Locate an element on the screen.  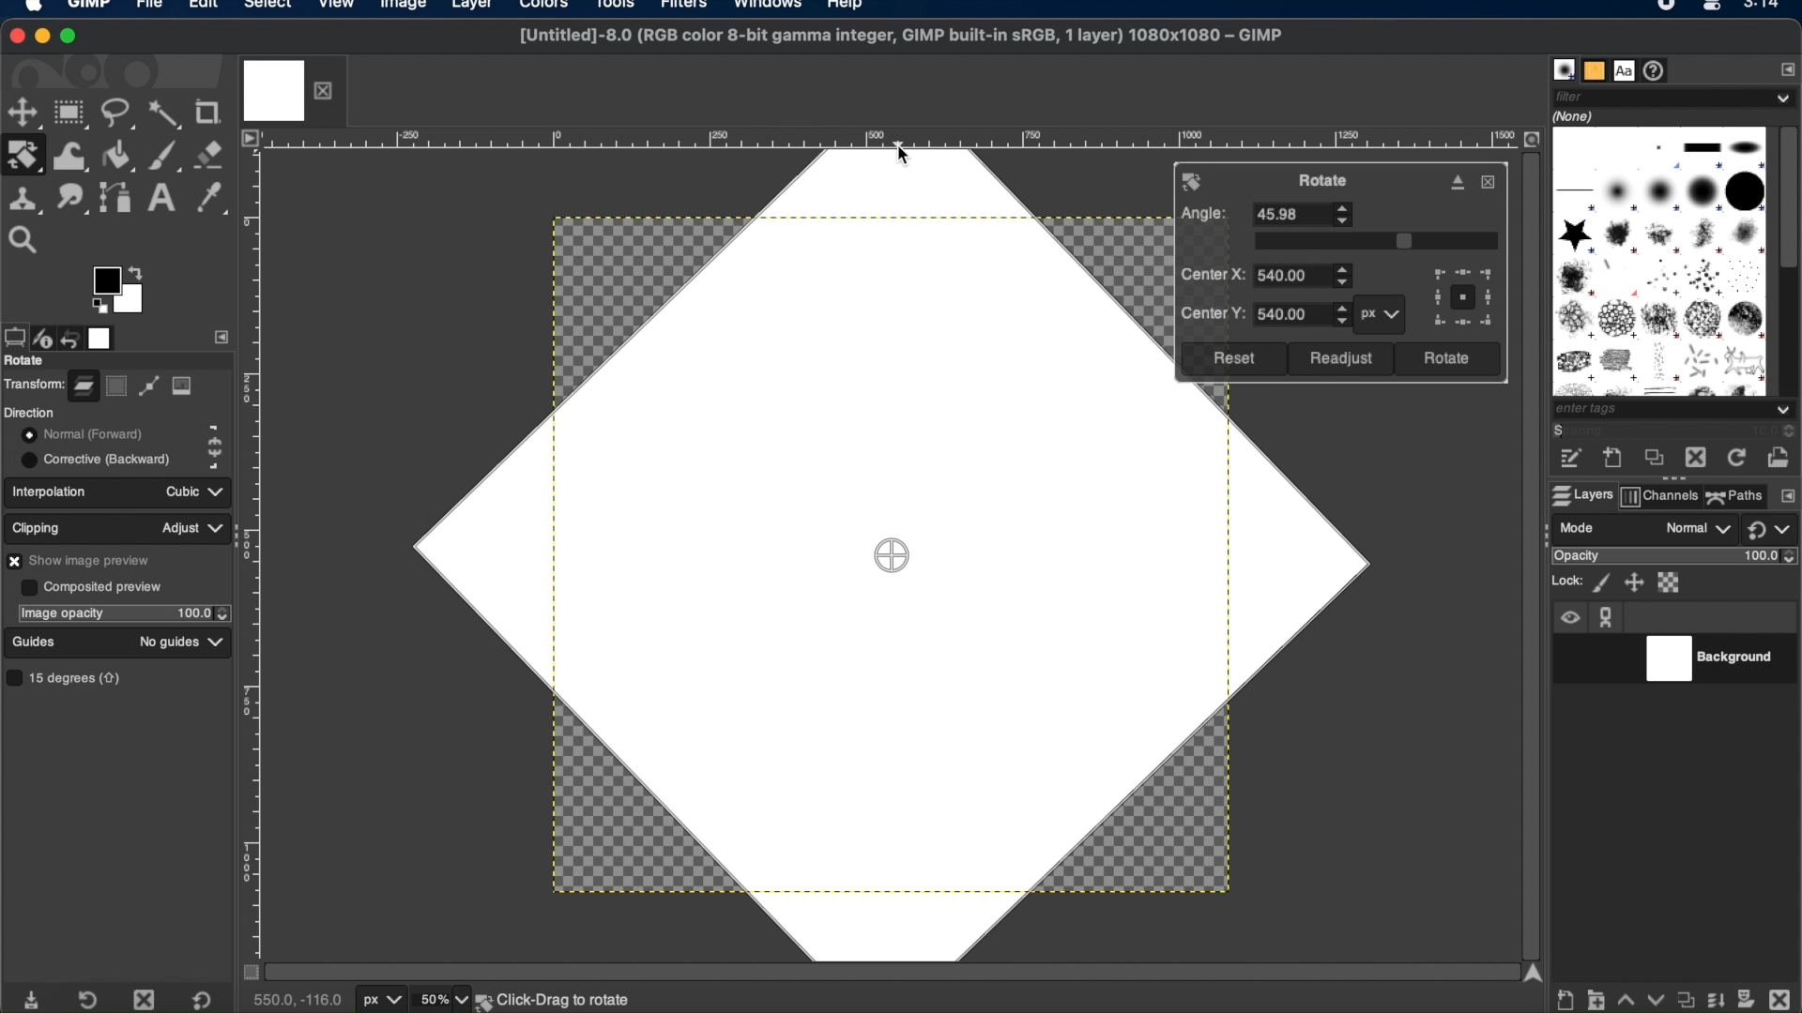
scroll bar is located at coordinates (1529, 551).